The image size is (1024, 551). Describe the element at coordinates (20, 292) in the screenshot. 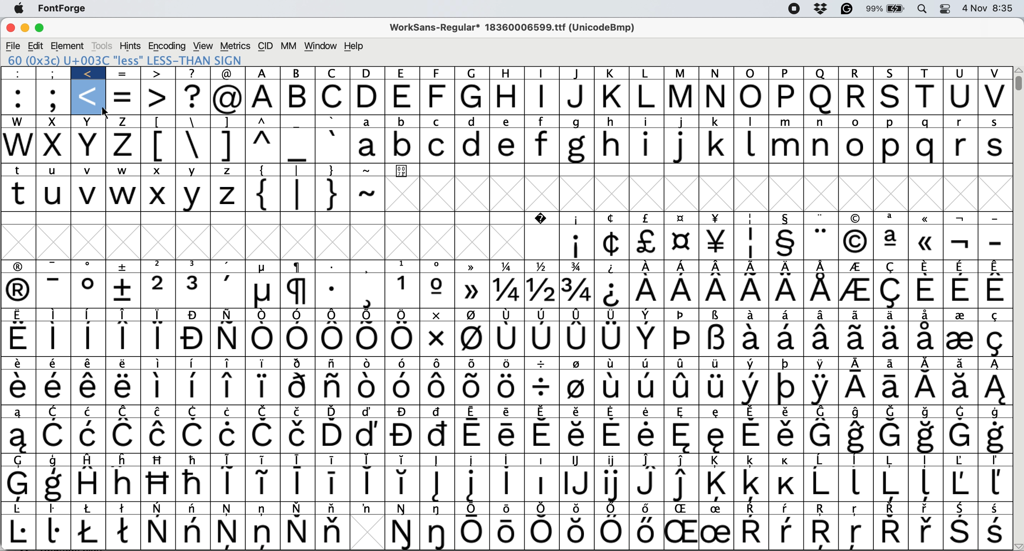

I see `Symbol` at that location.